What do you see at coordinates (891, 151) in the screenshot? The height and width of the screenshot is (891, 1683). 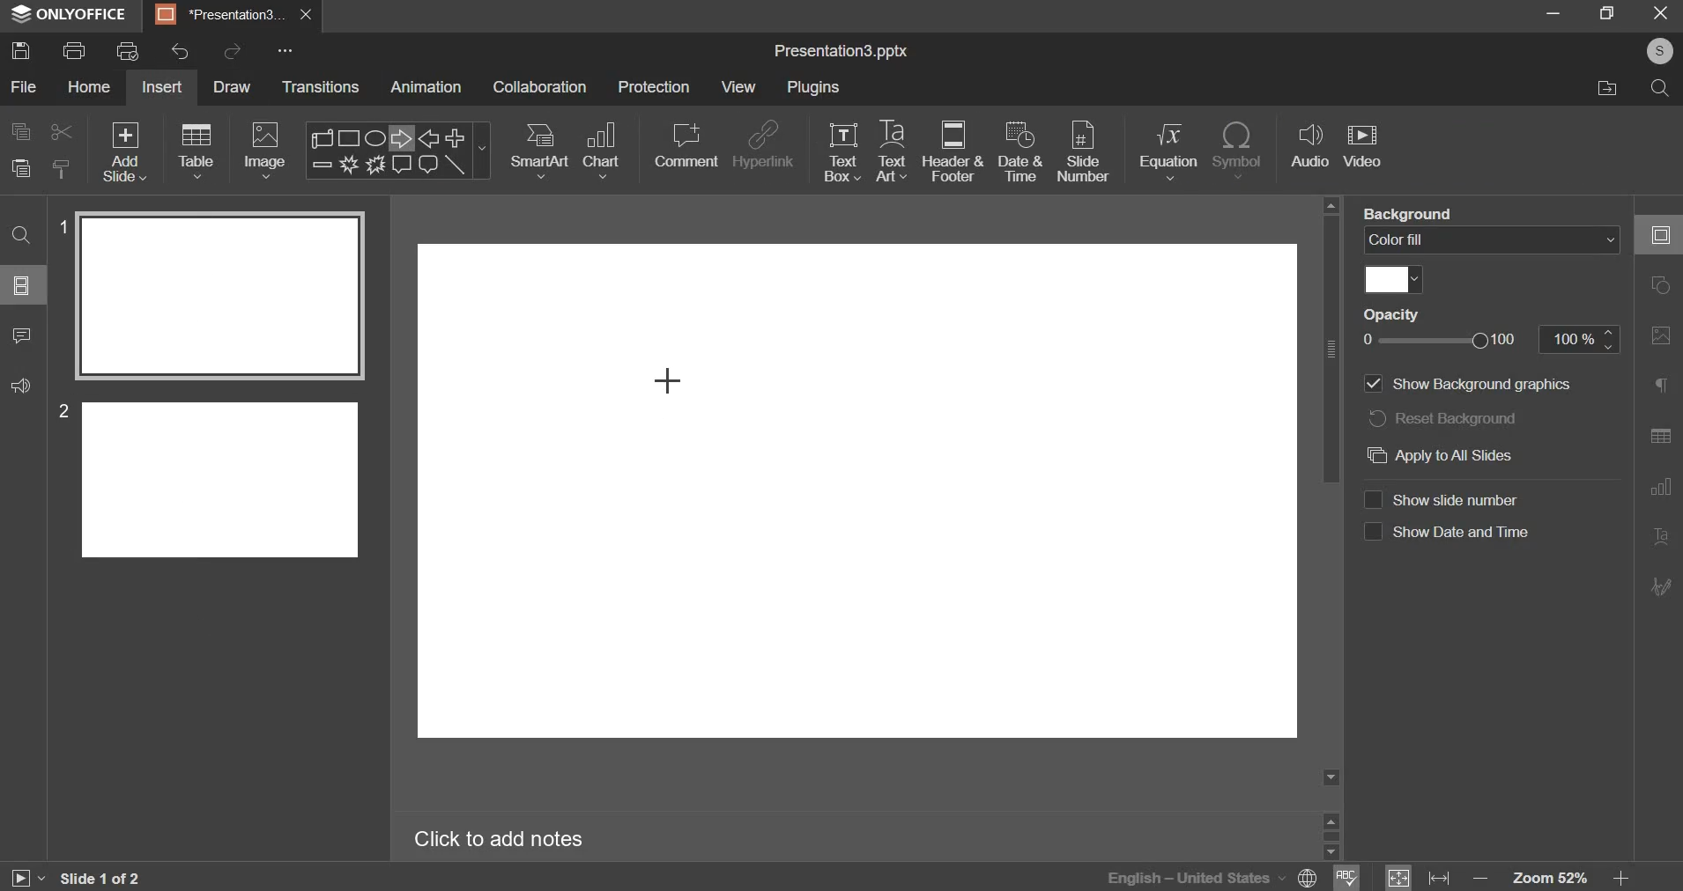 I see `text art` at bounding box center [891, 151].